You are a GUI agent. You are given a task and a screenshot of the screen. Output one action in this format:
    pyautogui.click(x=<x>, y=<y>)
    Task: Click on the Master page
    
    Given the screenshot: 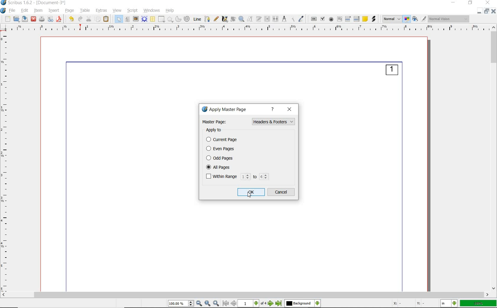 What is the action you would take?
    pyautogui.click(x=215, y=122)
    